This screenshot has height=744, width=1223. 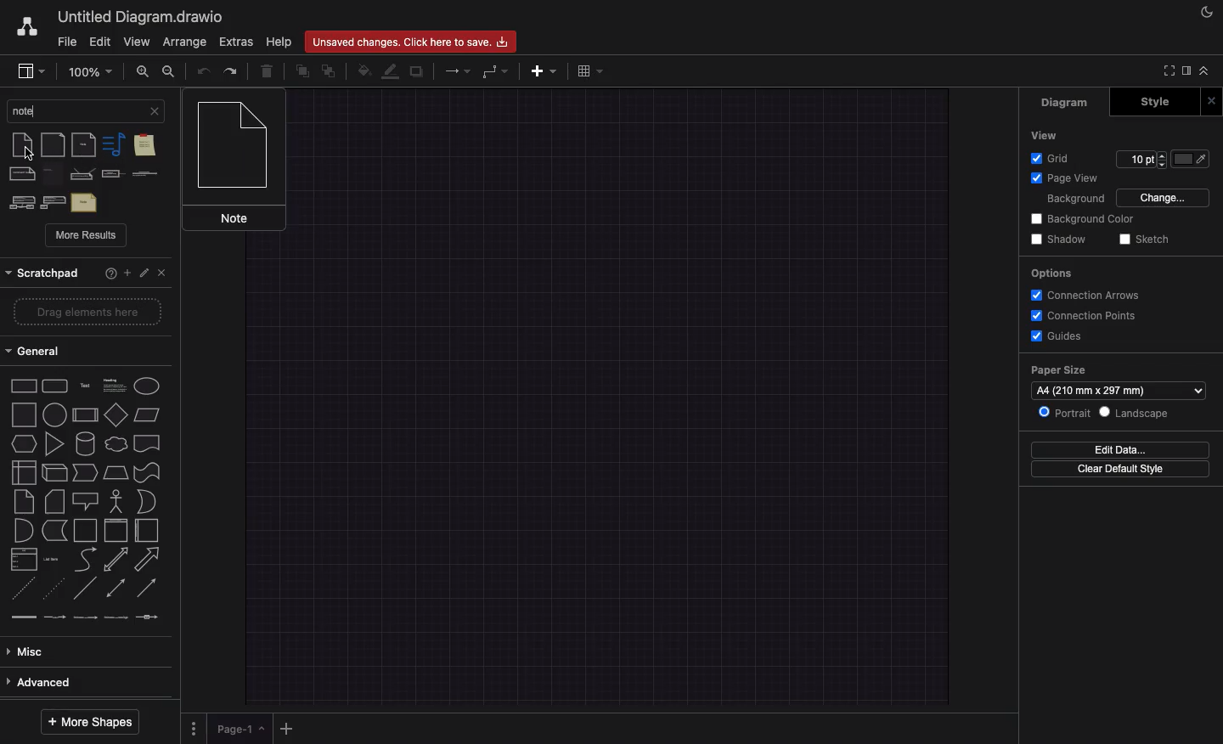 What do you see at coordinates (89, 70) in the screenshot?
I see `Zoom` at bounding box center [89, 70].